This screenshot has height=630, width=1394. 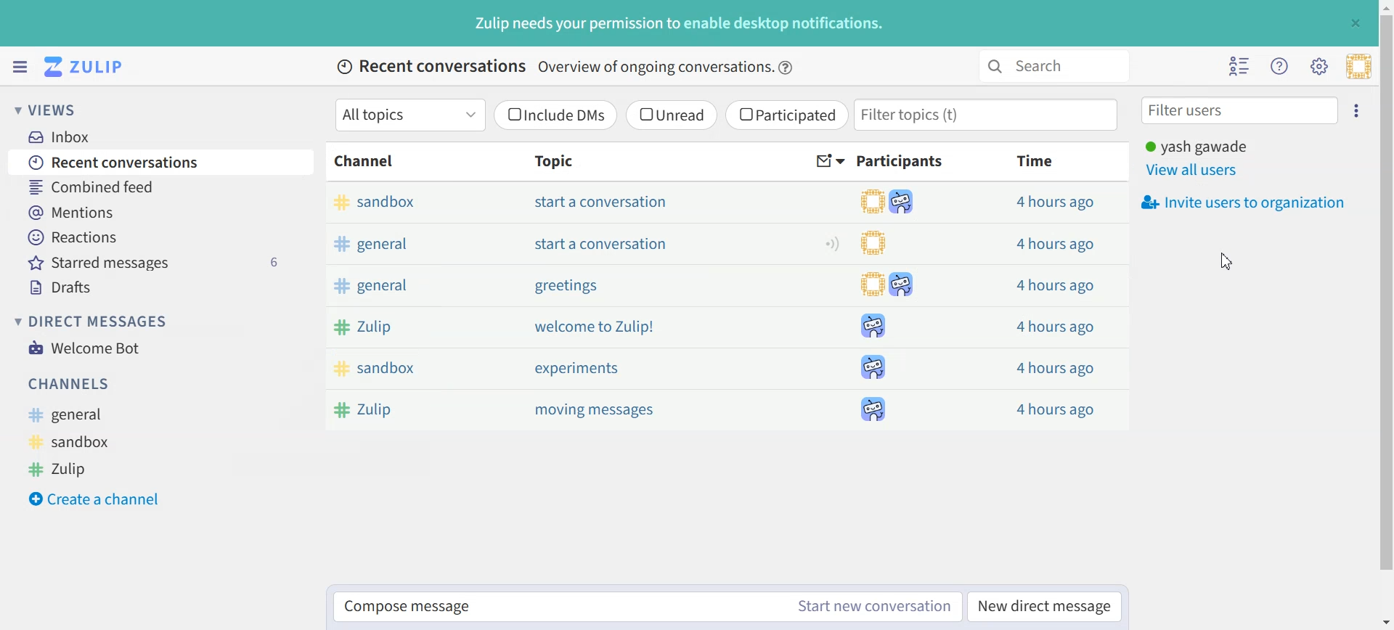 I want to click on Inbox, so click(x=66, y=136).